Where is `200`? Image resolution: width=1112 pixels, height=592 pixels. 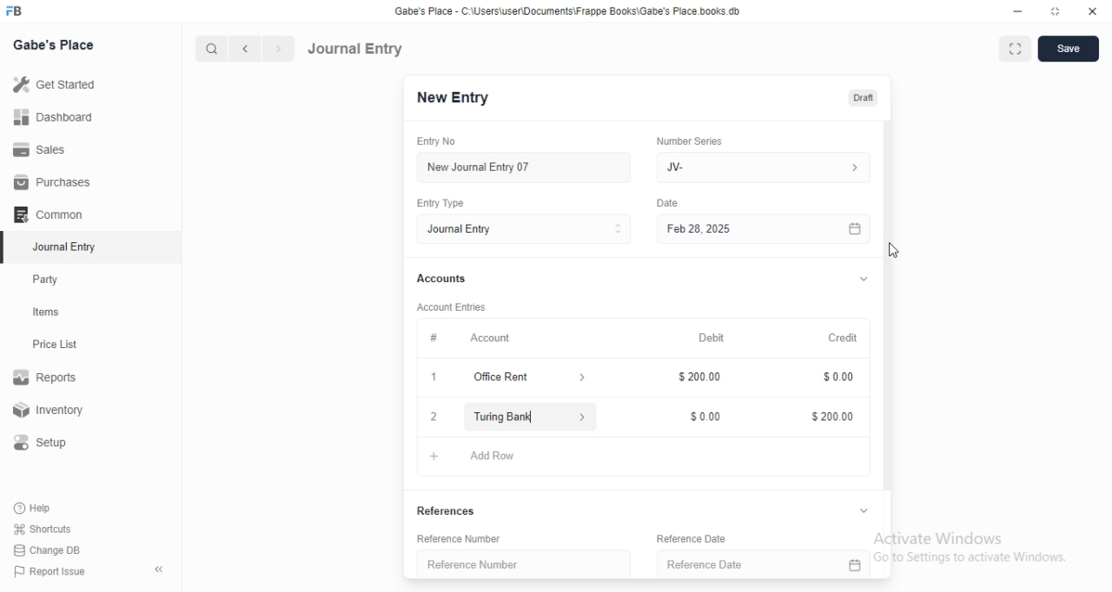
200 is located at coordinates (699, 378).